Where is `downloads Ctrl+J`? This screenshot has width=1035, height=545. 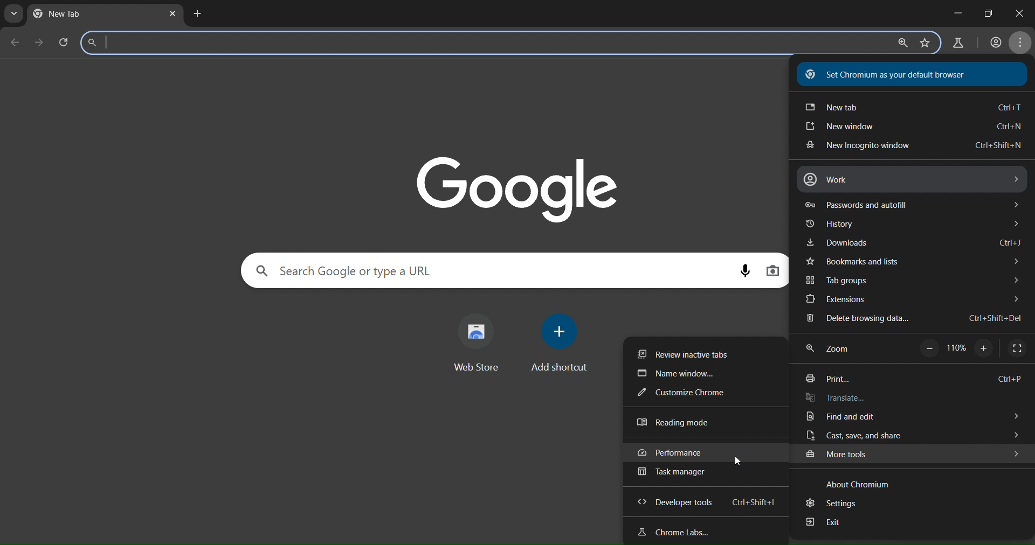
downloads Ctrl+J is located at coordinates (913, 243).